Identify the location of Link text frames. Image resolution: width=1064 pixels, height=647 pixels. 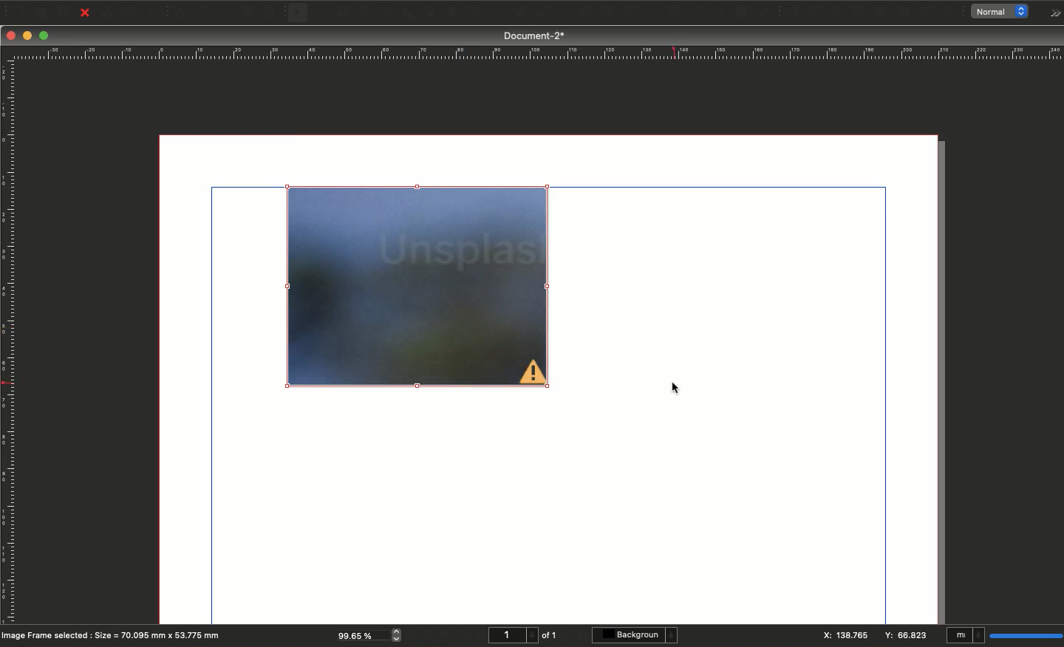
(669, 13).